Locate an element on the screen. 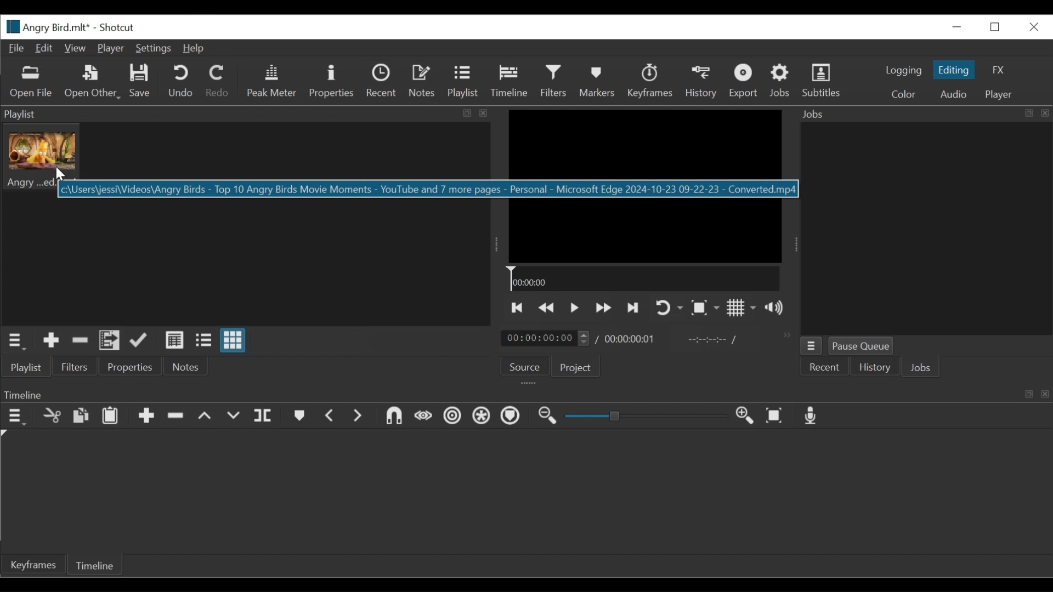 This screenshot has height=592, width=1053. Subtitles is located at coordinates (822, 81).